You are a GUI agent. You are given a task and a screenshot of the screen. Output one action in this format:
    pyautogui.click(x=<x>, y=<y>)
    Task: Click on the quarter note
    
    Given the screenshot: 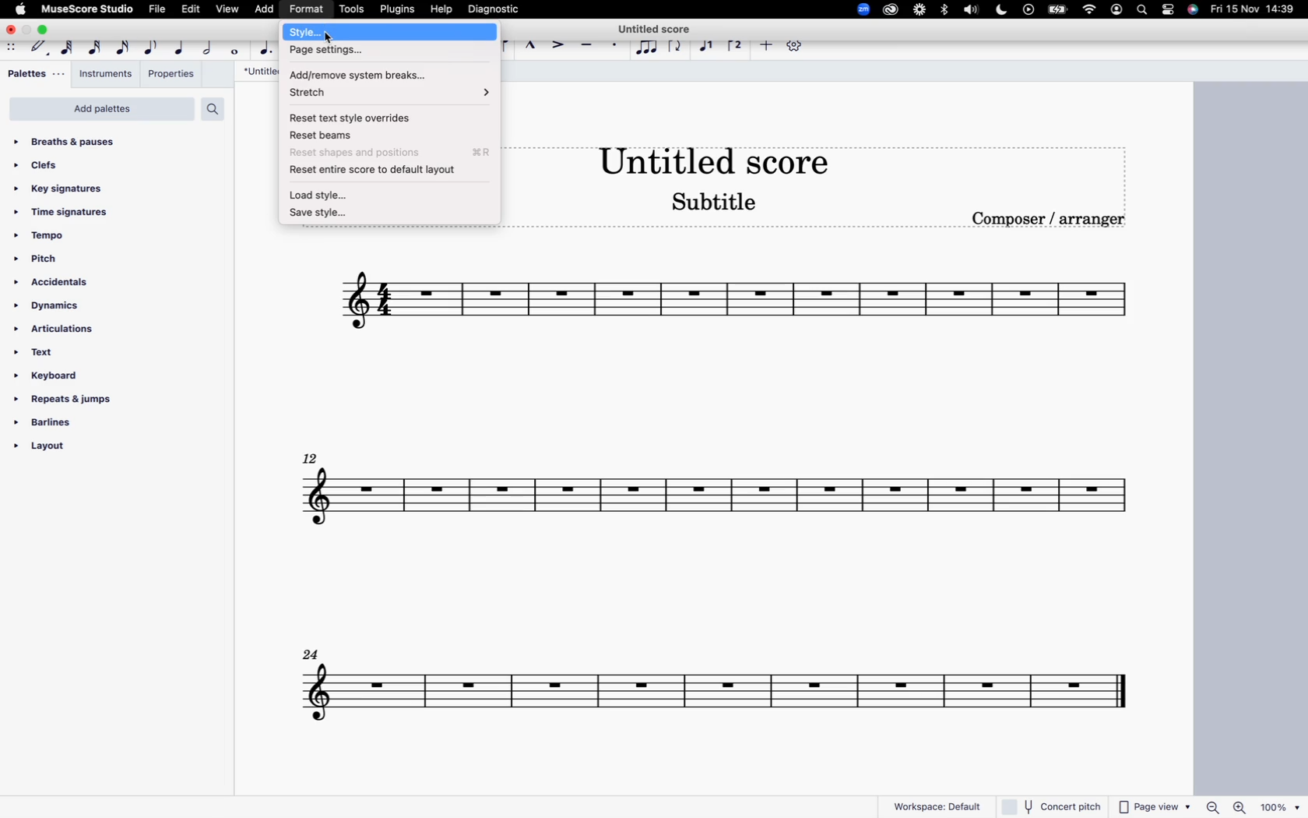 What is the action you would take?
    pyautogui.click(x=183, y=48)
    